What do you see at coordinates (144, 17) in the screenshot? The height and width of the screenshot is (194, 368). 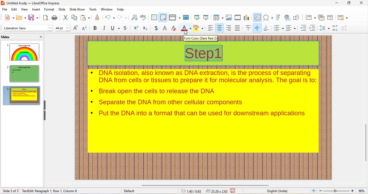 I see `spelling` at bounding box center [144, 17].